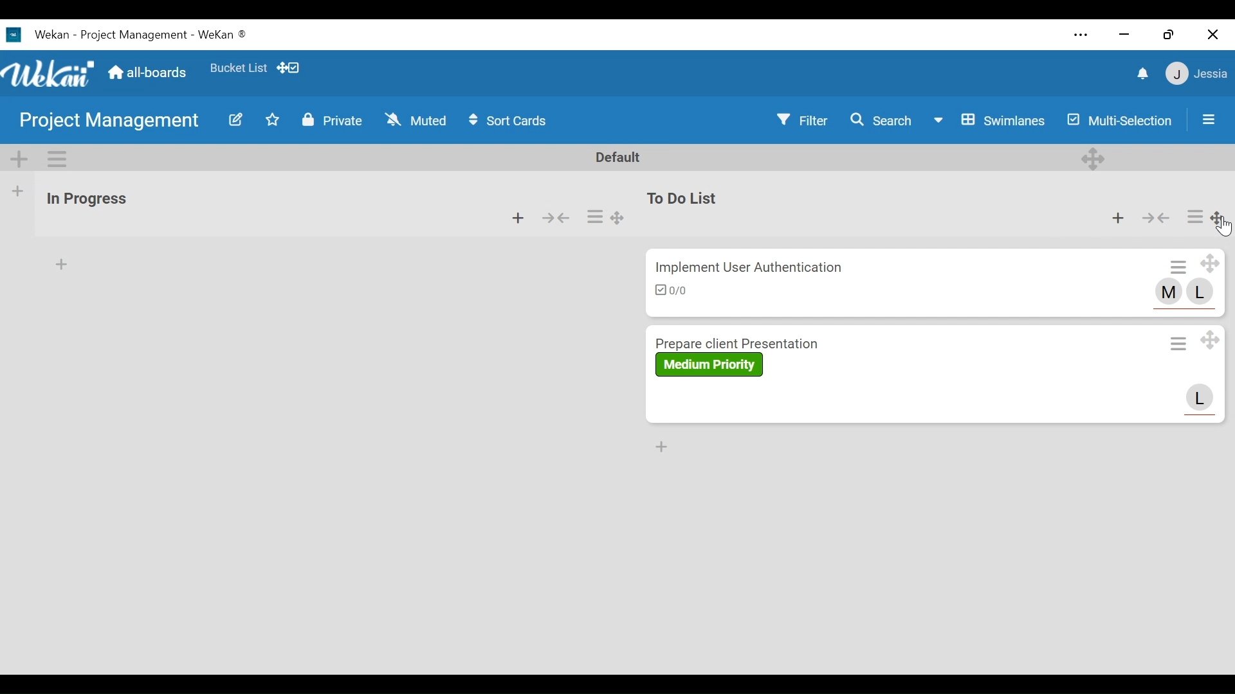  What do you see at coordinates (143, 35) in the screenshot?
I see `Wekan - Project Management - WeKan ®` at bounding box center [143, 35].